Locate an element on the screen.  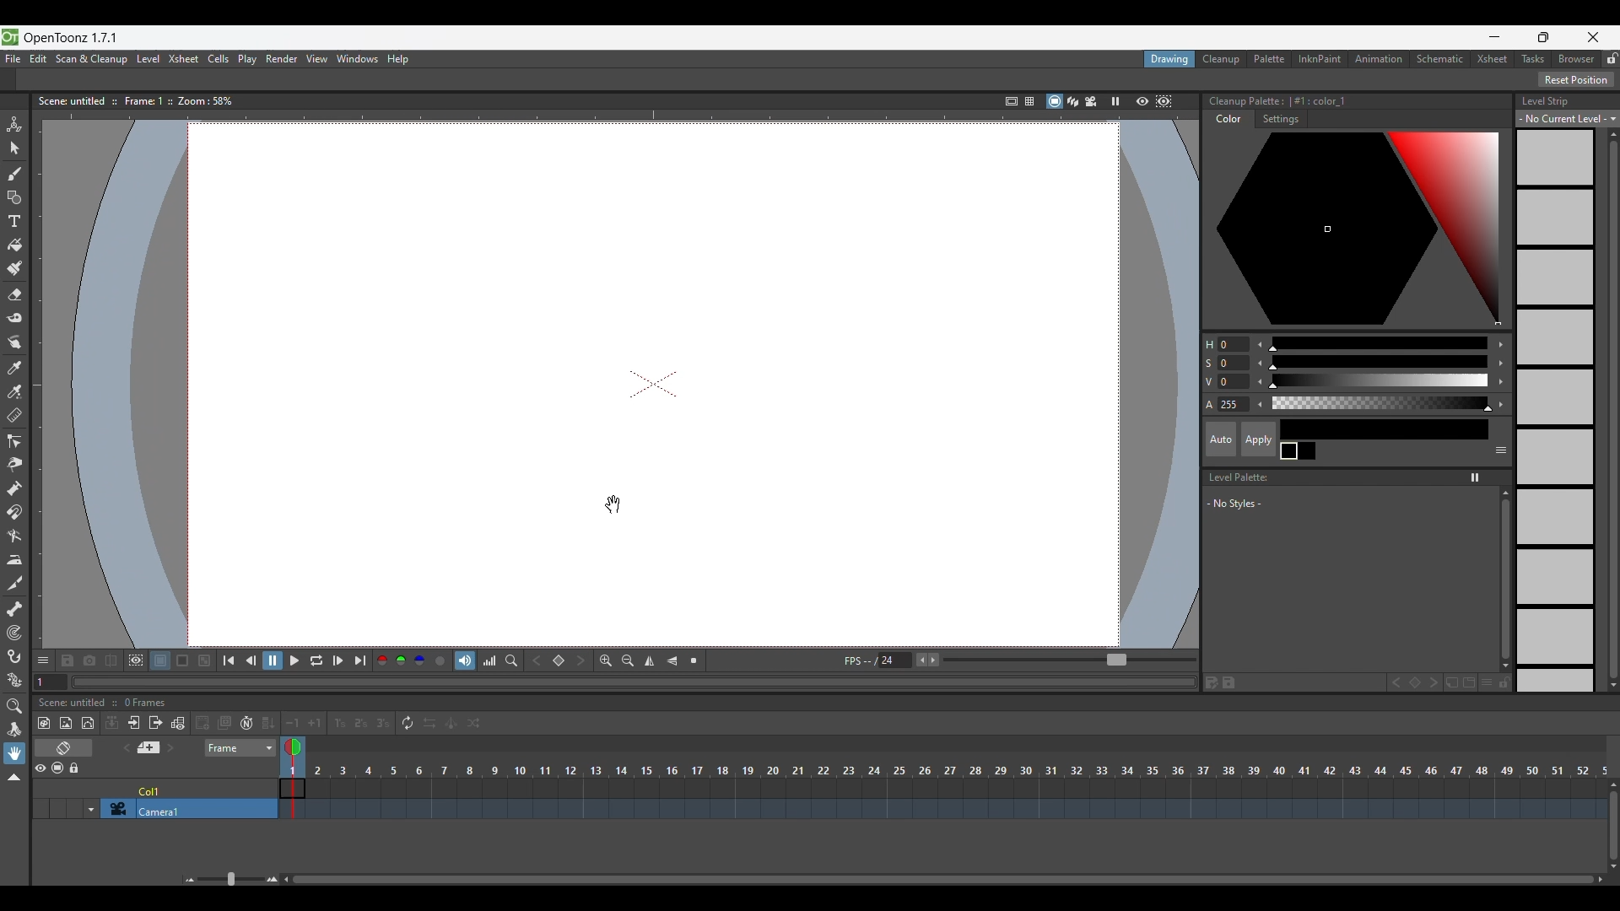
Double click to toggle onion skin is located at coordinates (294, 747).